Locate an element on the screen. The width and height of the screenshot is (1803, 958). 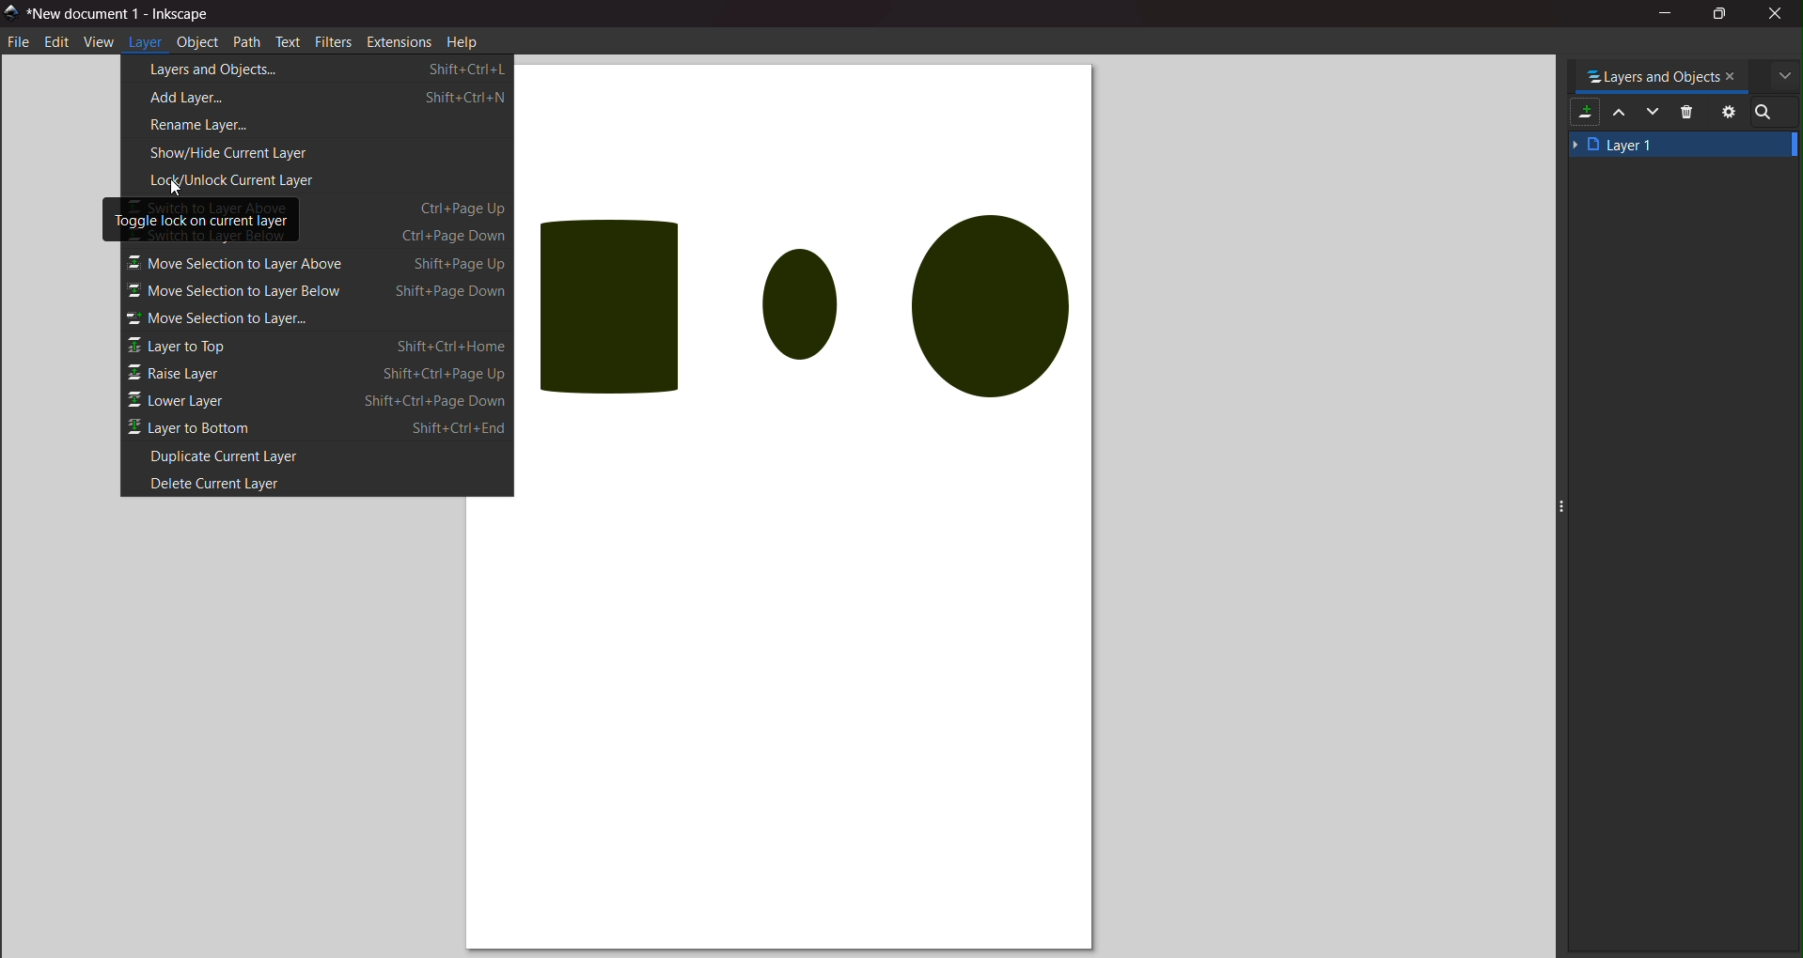
move selection to layer is located at coordinates (225, 319).